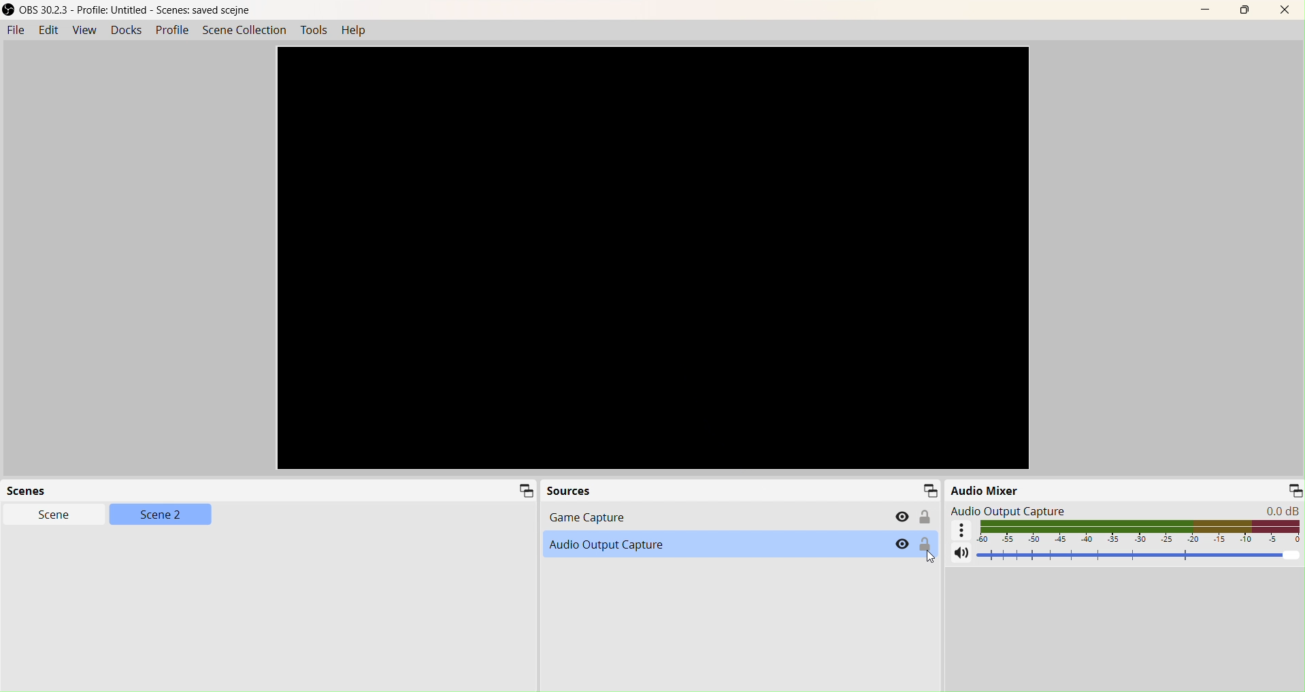 Image resolution: width=1305 pixels, height=692 pixels. What do you see at coordinates (354, 32) in the screenshot?
I see `help` at bounding box center [354, 32].